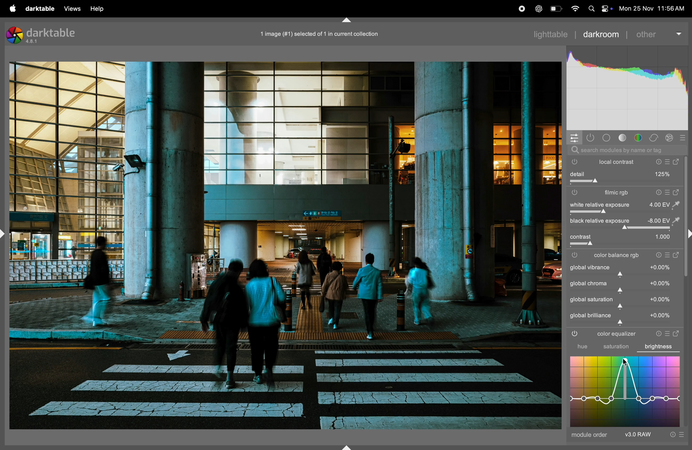  Describe the element at coordinates (668, 256) in the screenshot. I see `presets` at that location.